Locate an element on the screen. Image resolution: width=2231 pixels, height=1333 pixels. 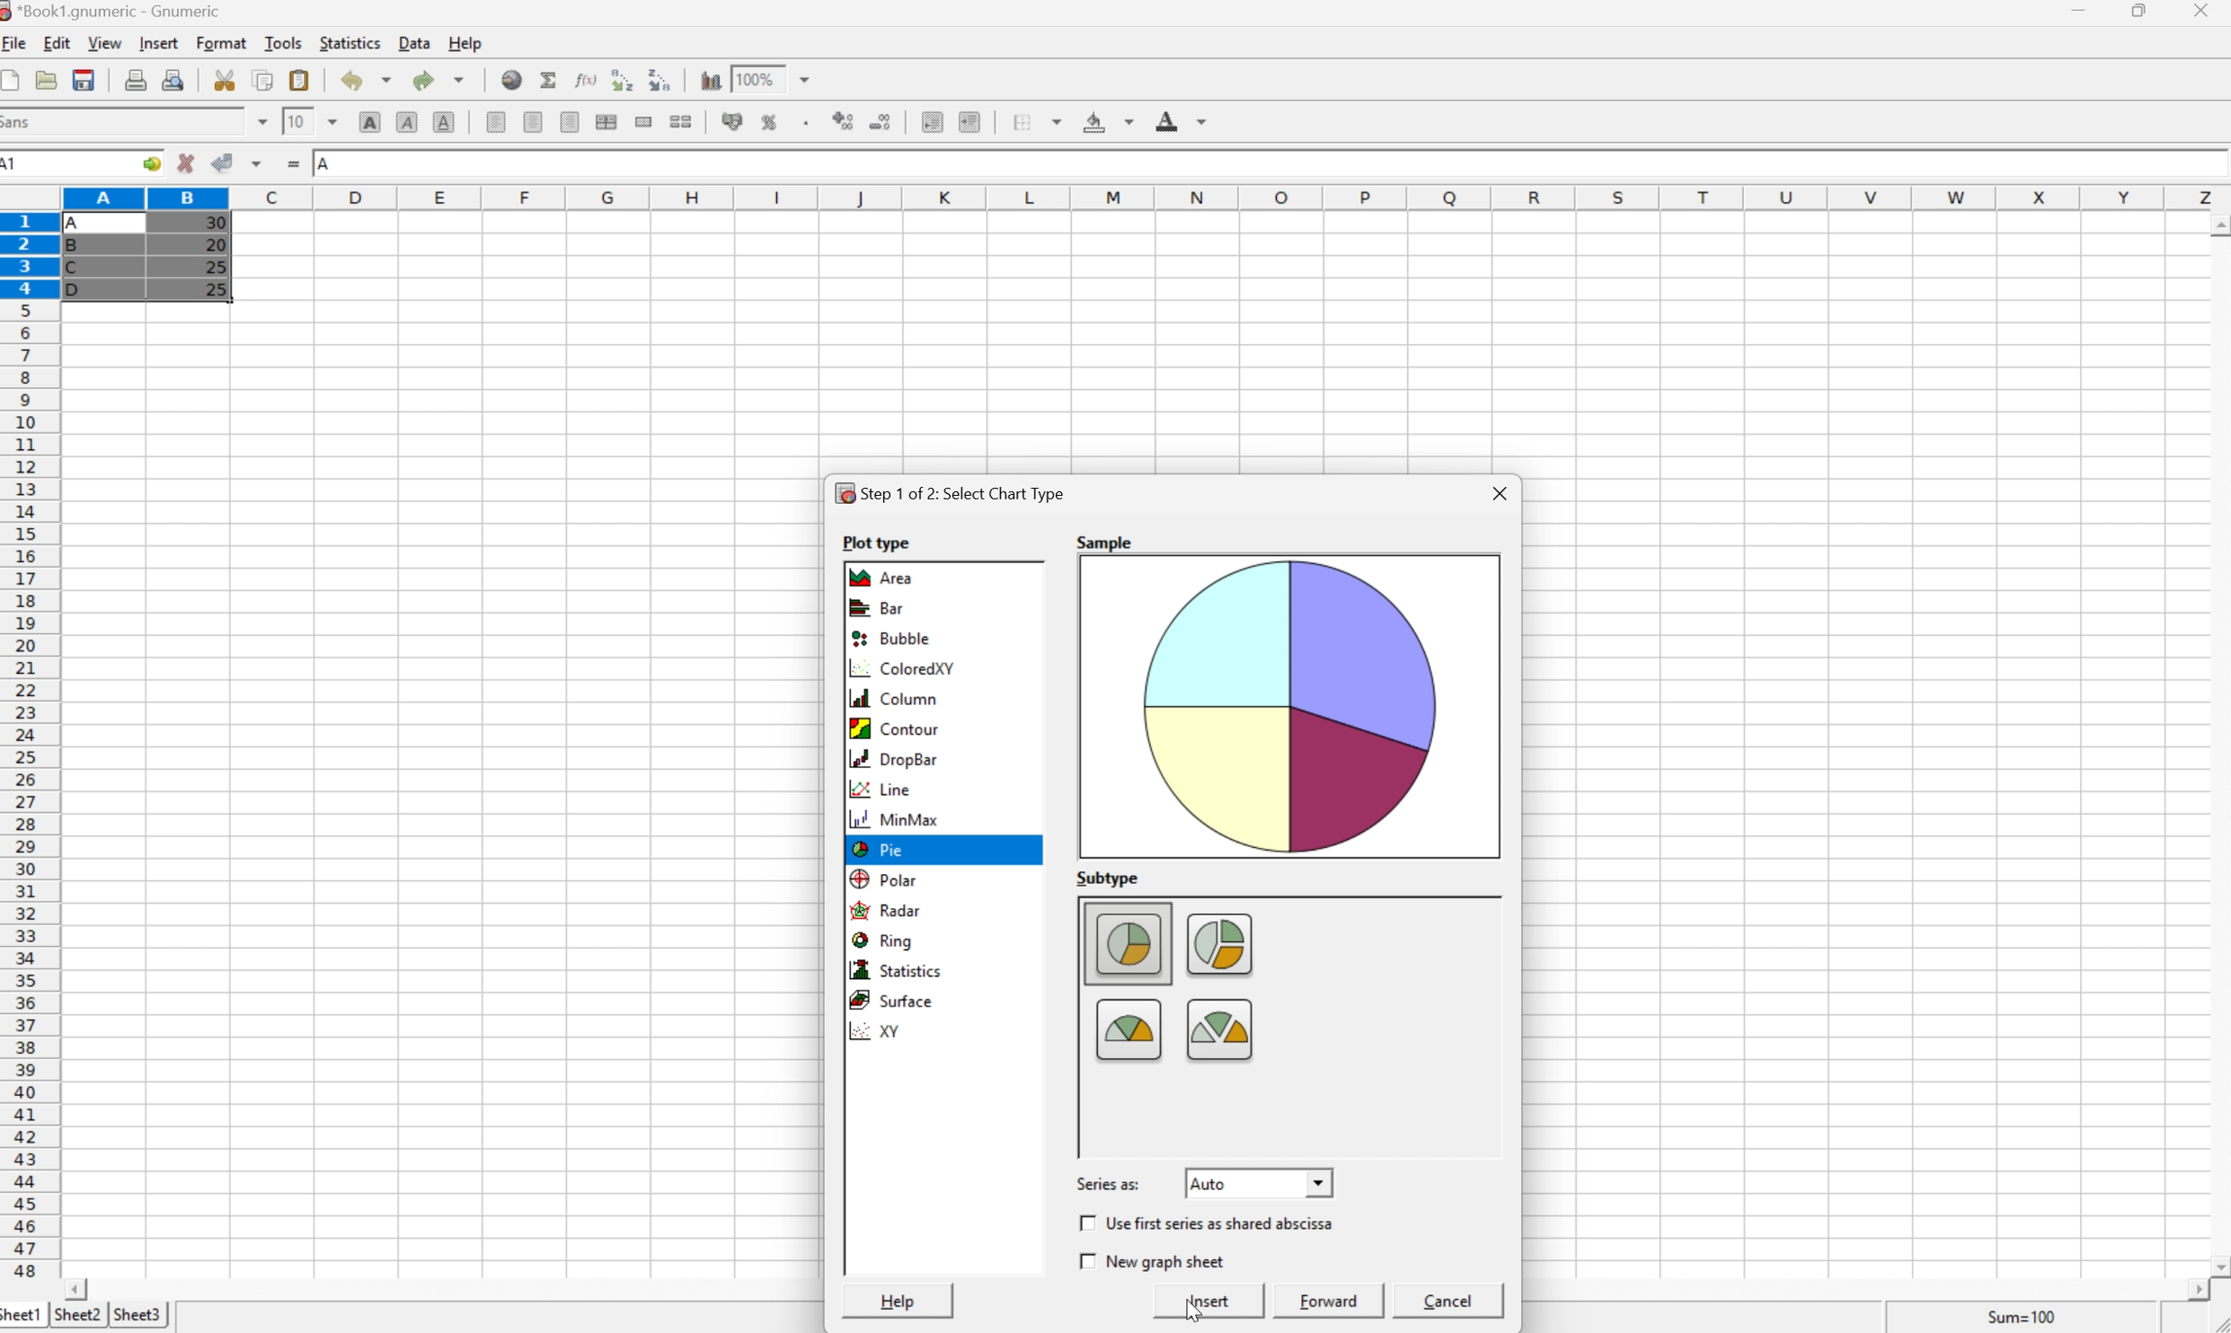
Sort the selected region in descending order based on the first column selected is located at coordinates (621, 78).